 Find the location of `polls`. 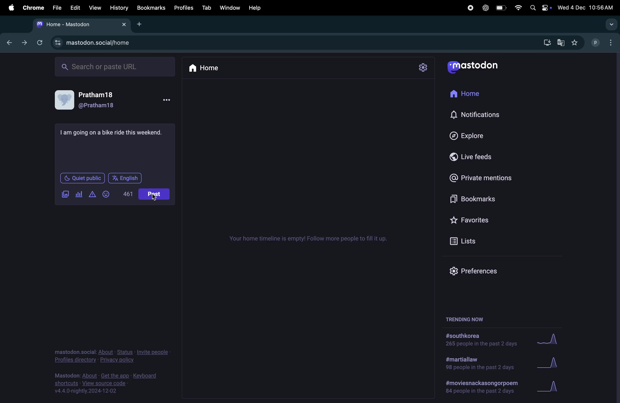

polls is located at coordinates (78, 195).